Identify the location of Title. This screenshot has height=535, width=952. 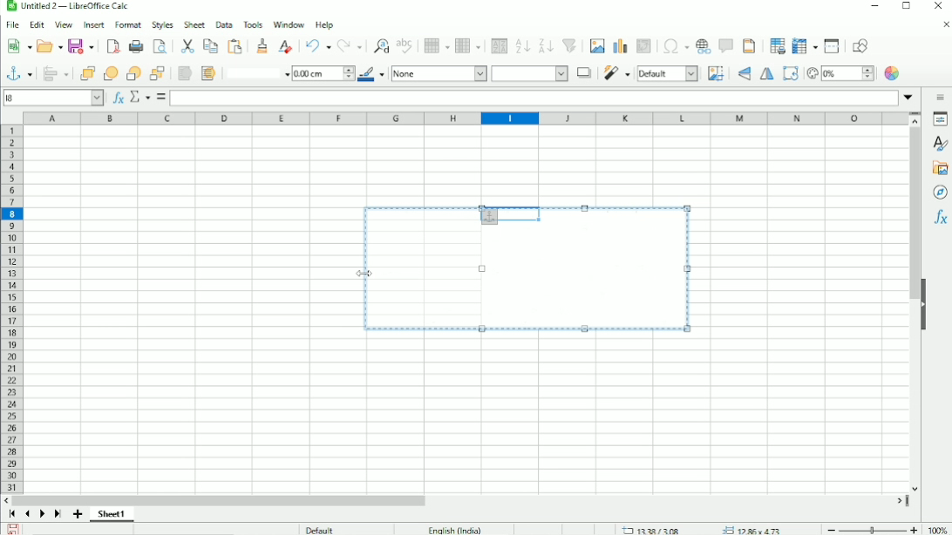
(69, 7).